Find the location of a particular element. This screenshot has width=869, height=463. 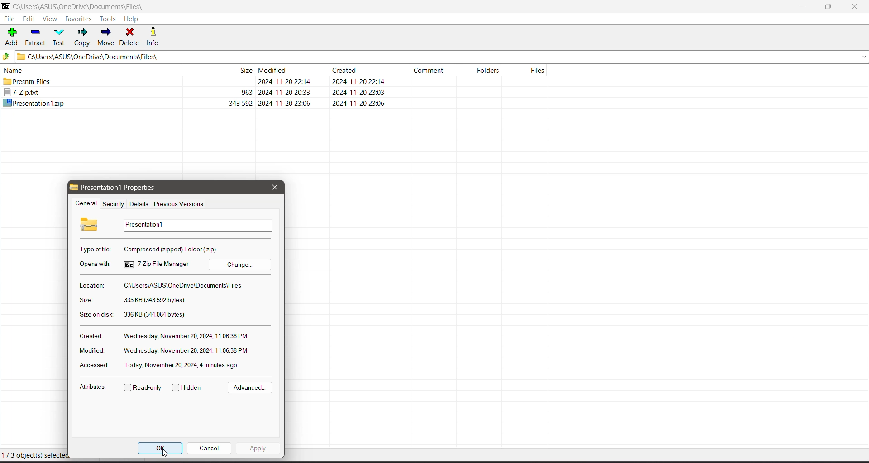

Attributes is located at coordinates (92, 388).